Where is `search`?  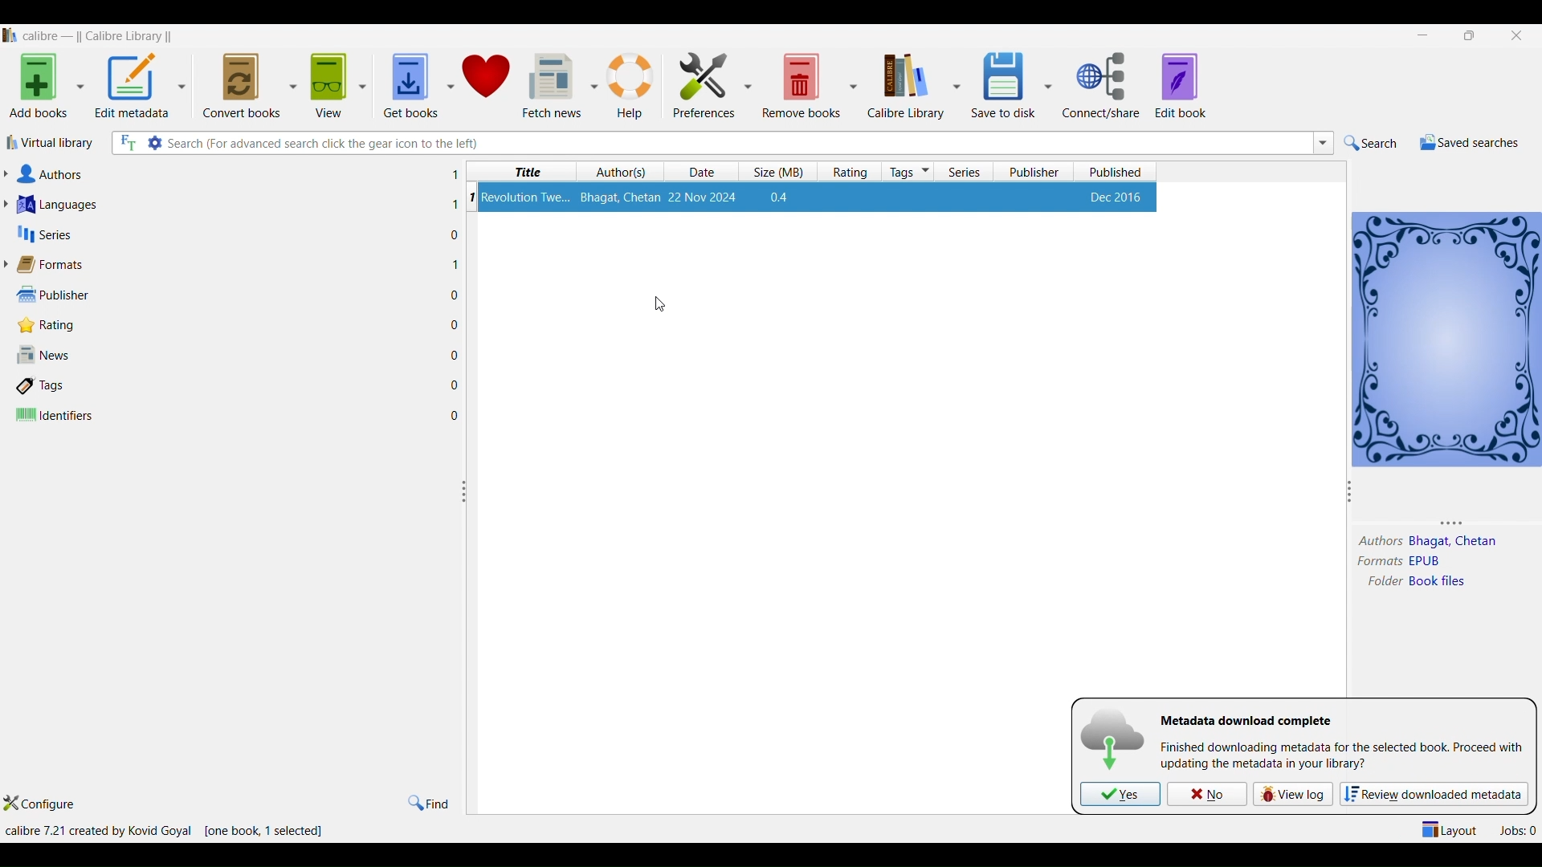
search is located at coordinates (1369, 142).